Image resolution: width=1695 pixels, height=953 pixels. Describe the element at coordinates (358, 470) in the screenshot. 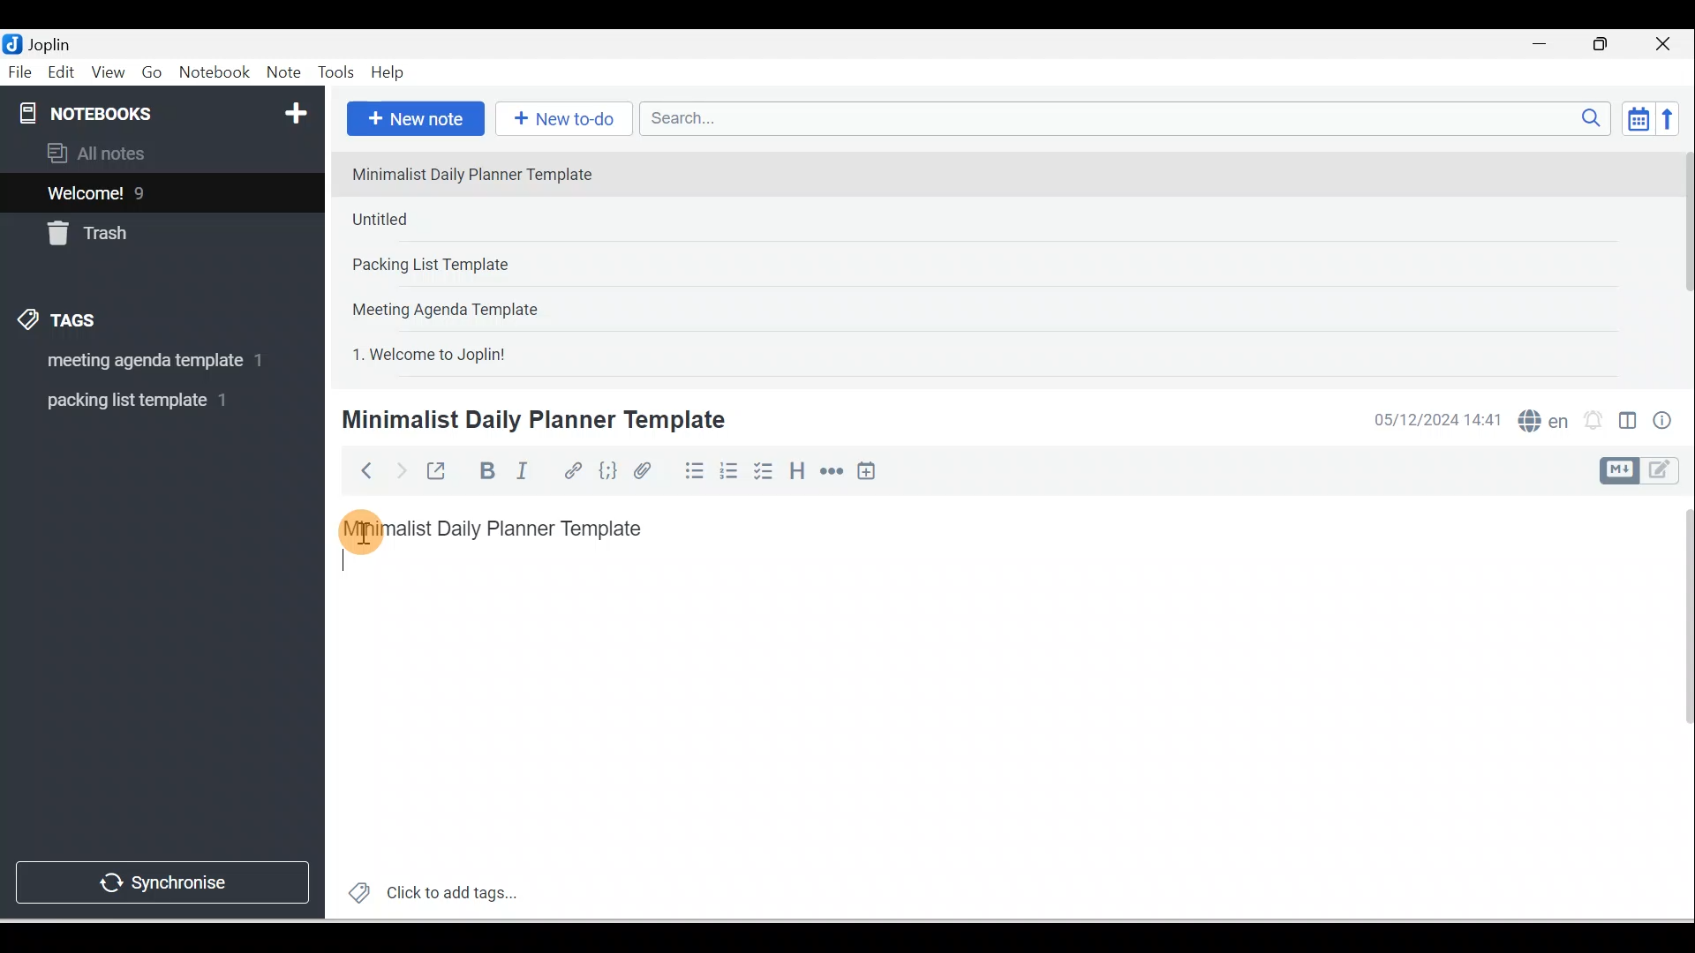

I see `Back` at that location.